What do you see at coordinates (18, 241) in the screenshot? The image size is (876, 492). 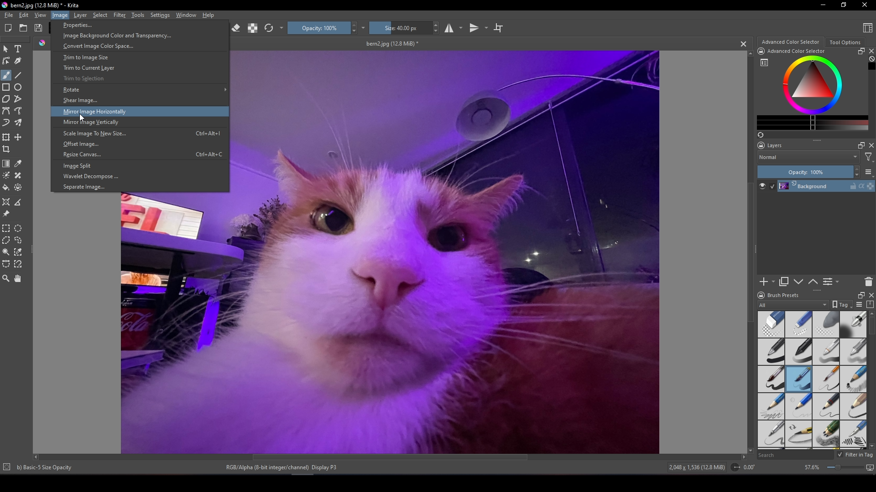 I see `Freehand selection tool` at bounding box center [18, 241].